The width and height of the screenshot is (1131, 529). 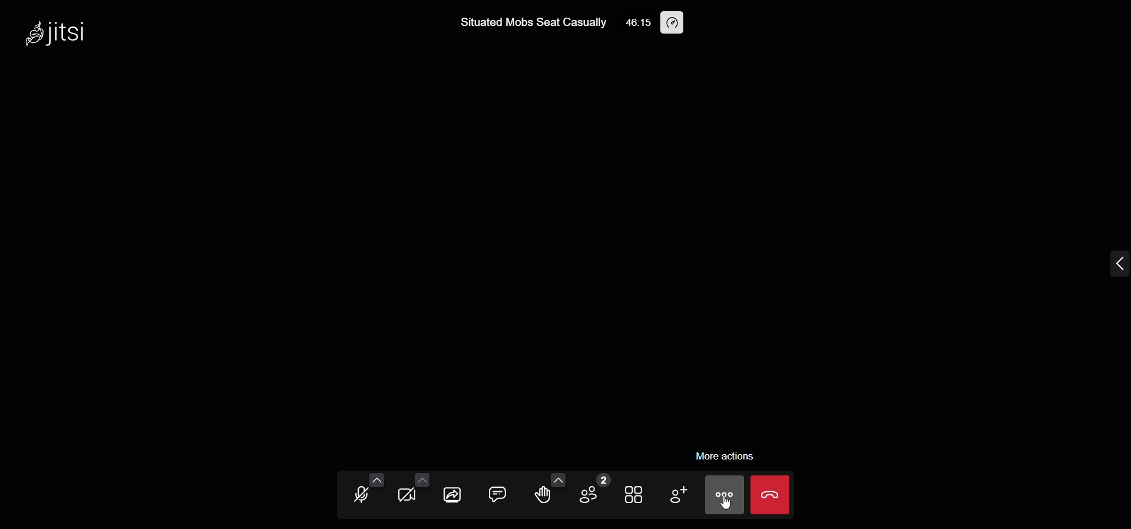 What do you see at coordinates (724, 498) in the screenshot?
I see `more` at bounding box center [724, 498].